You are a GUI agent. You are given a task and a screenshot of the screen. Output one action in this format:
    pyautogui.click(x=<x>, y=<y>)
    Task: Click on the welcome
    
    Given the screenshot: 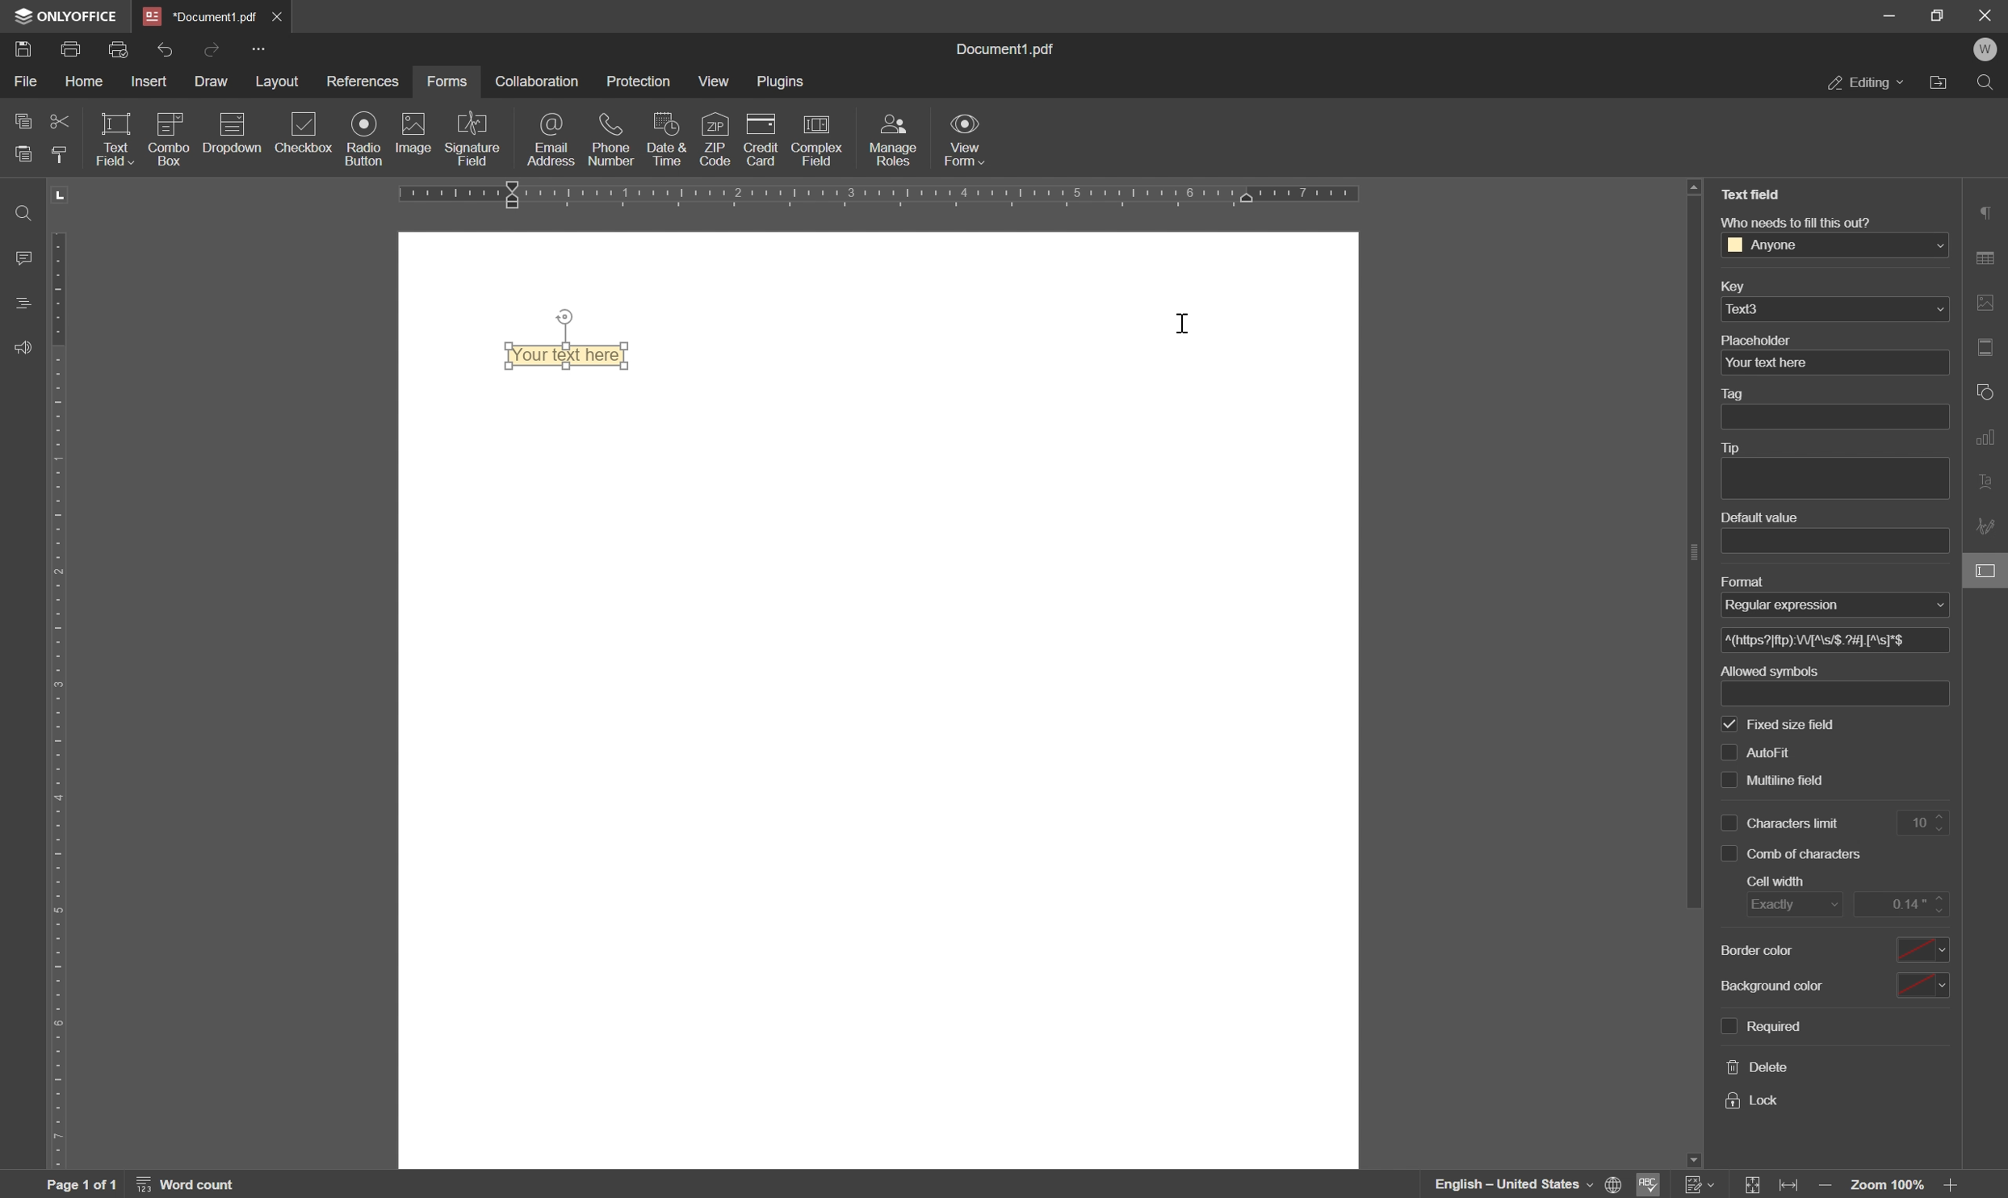 What is the action you would take?
    pyautogui.click(x=1987, y=50)
    